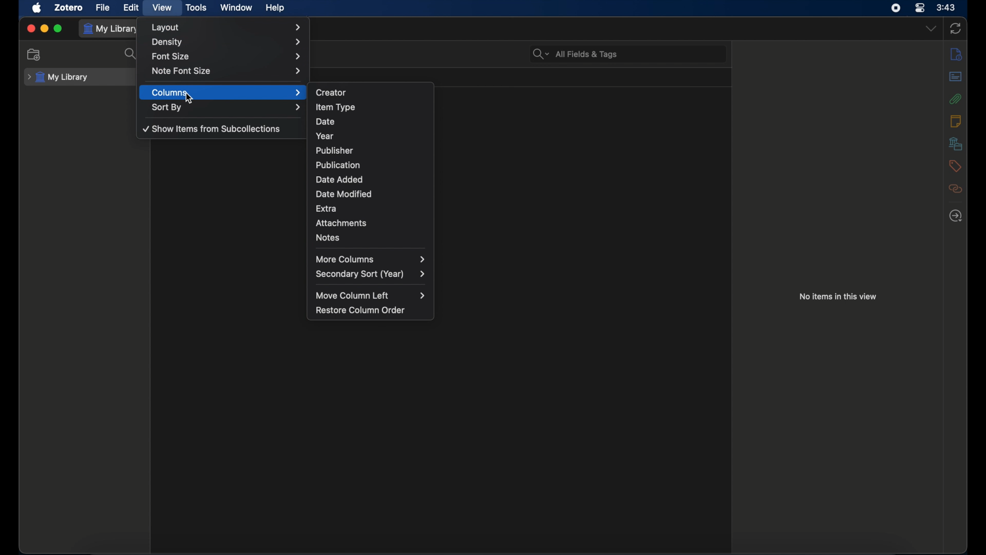 This screenshot has width=986, height=555. What do you see at coordinates (44, 28) in the screenshot?
I see `minimize` at bounding box center [44, 28].